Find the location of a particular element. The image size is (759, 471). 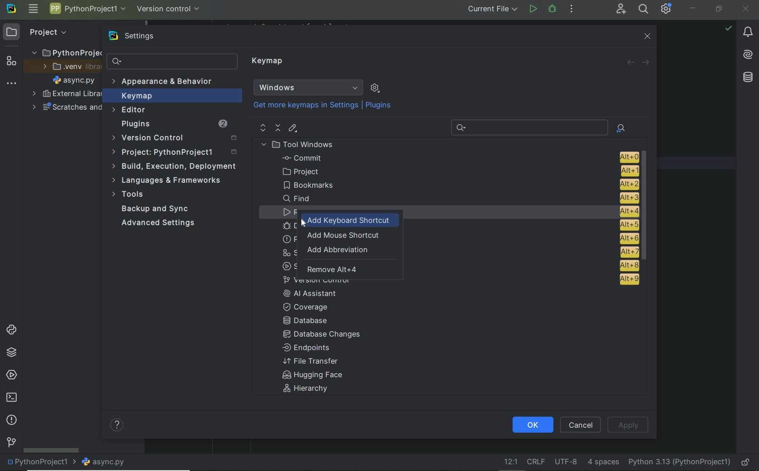

version control is located at coordinates (11, 443).